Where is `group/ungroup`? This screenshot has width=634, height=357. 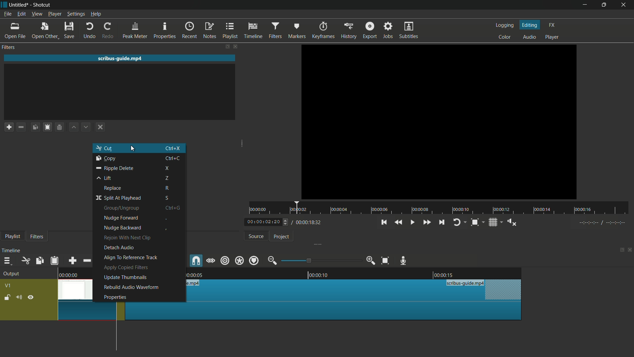
group/ungroup is located at coordinates (121, 208).